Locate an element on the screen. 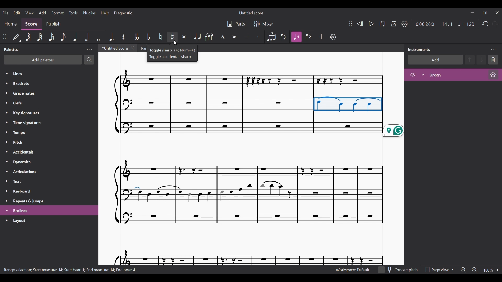 The width and height of the screenshot is (502, 282). Toggle sharp highlighted by cursor is located at coordinates (172, 37).